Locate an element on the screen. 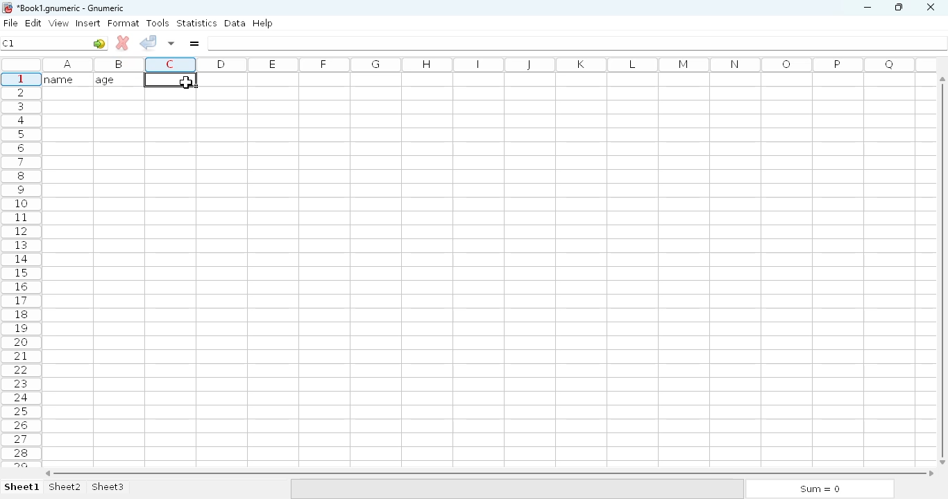  insert is located at coordinates (88, 23).